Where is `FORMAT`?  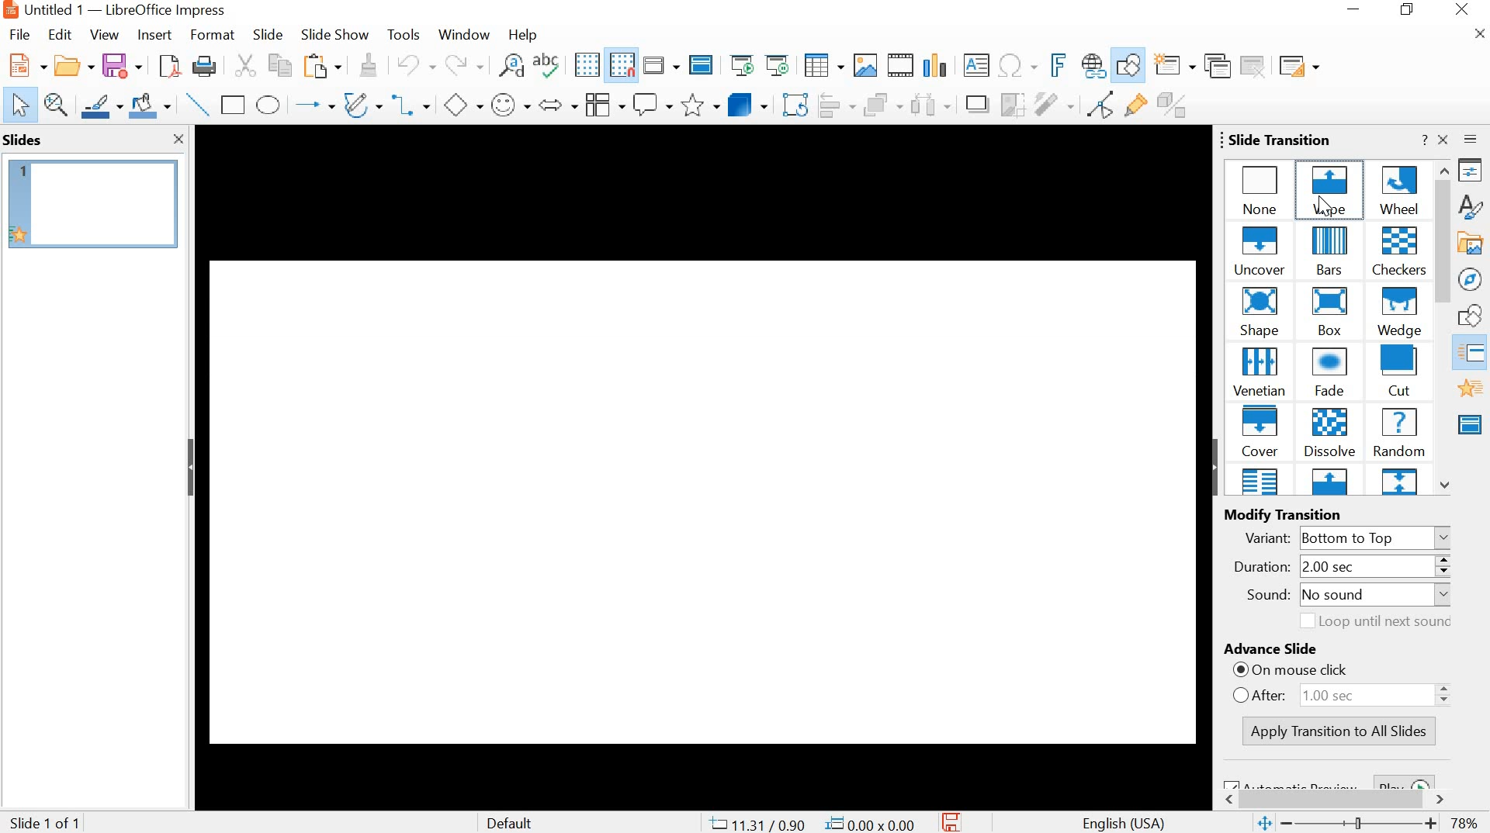 FORMAT is located at coordinates (211, 36).